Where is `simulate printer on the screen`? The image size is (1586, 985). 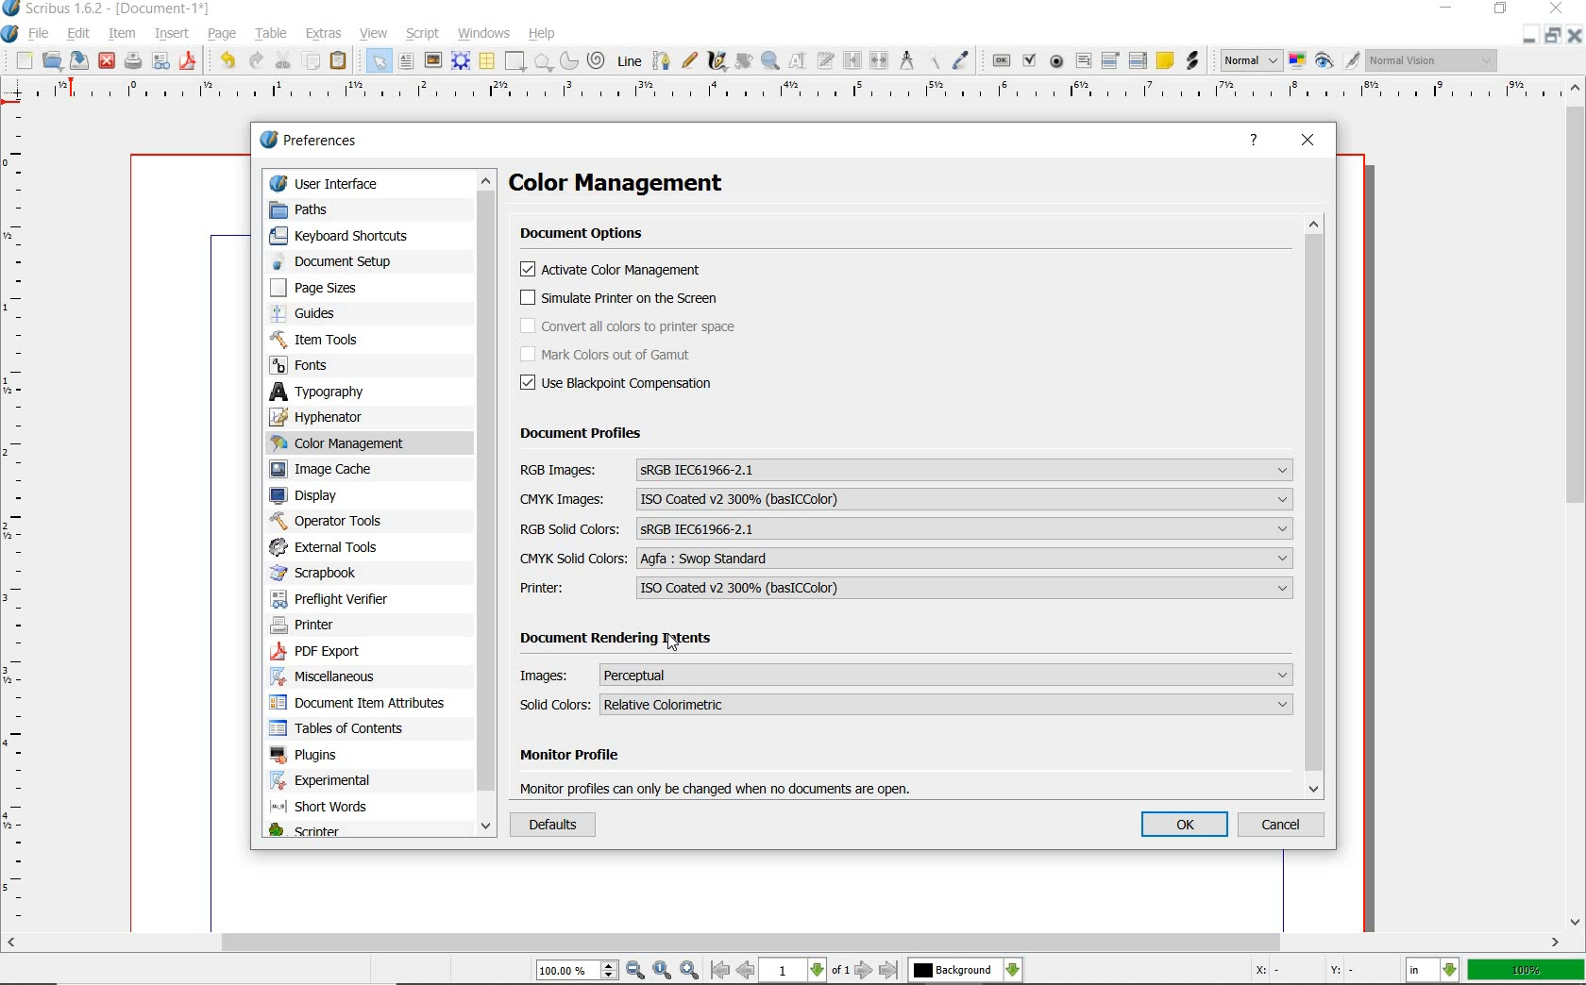
simulate printer on the screen is located at coordinates (620, 299).